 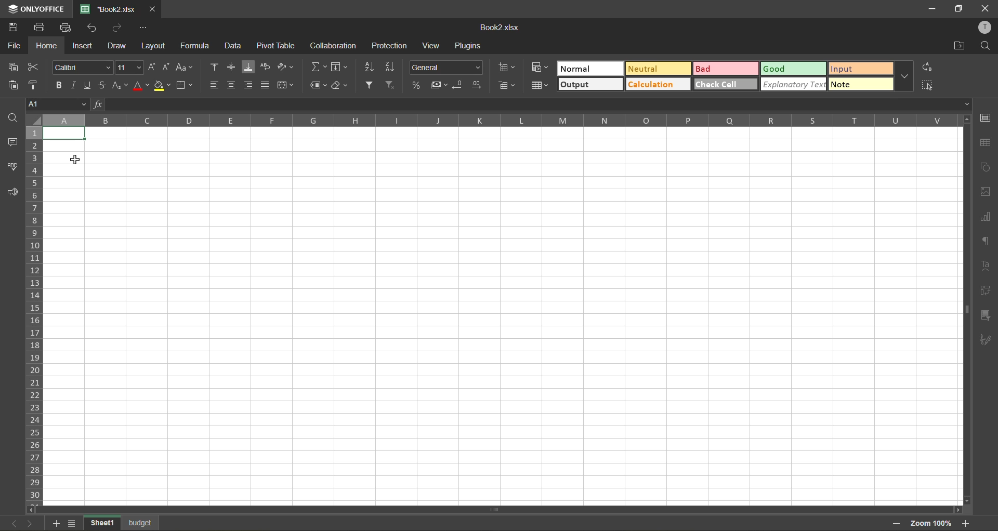 What do you see at coordinates (275, 46) in the screenshot?
I see `pivot table` at bounding box center [275, 46].